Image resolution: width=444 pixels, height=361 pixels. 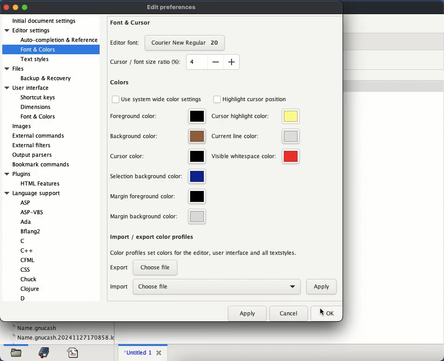 What do you see at coordinates (31, 231) in the screenshot?
I see `Bflang2` at bounding box center [31, 231].